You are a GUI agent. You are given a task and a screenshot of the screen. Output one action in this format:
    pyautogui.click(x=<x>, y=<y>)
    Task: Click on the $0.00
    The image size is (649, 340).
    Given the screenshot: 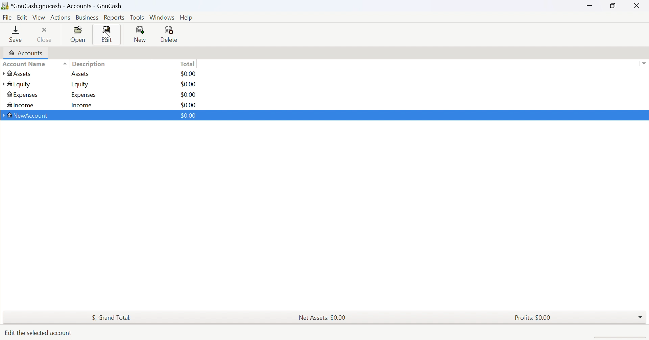 What is the action you would take?
    pyautogui.click(x=188, y=105)
    